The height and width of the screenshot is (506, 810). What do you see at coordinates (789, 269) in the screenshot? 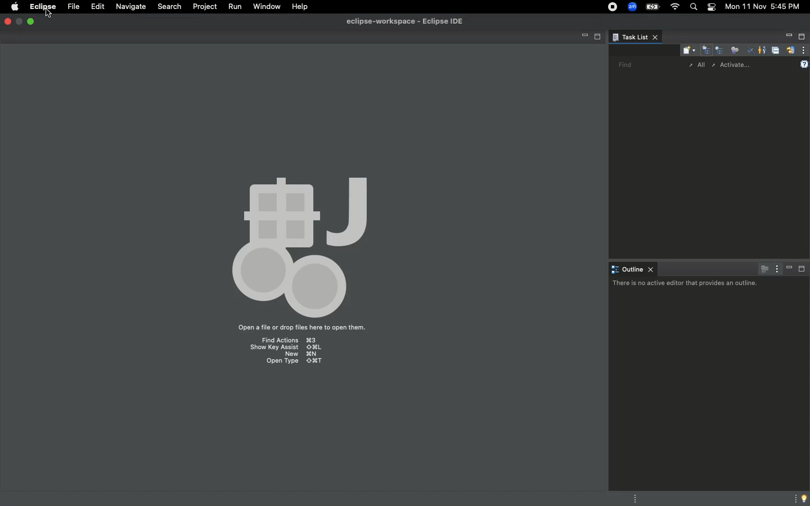
I see `Minimize` at bounding box center [789, 269].